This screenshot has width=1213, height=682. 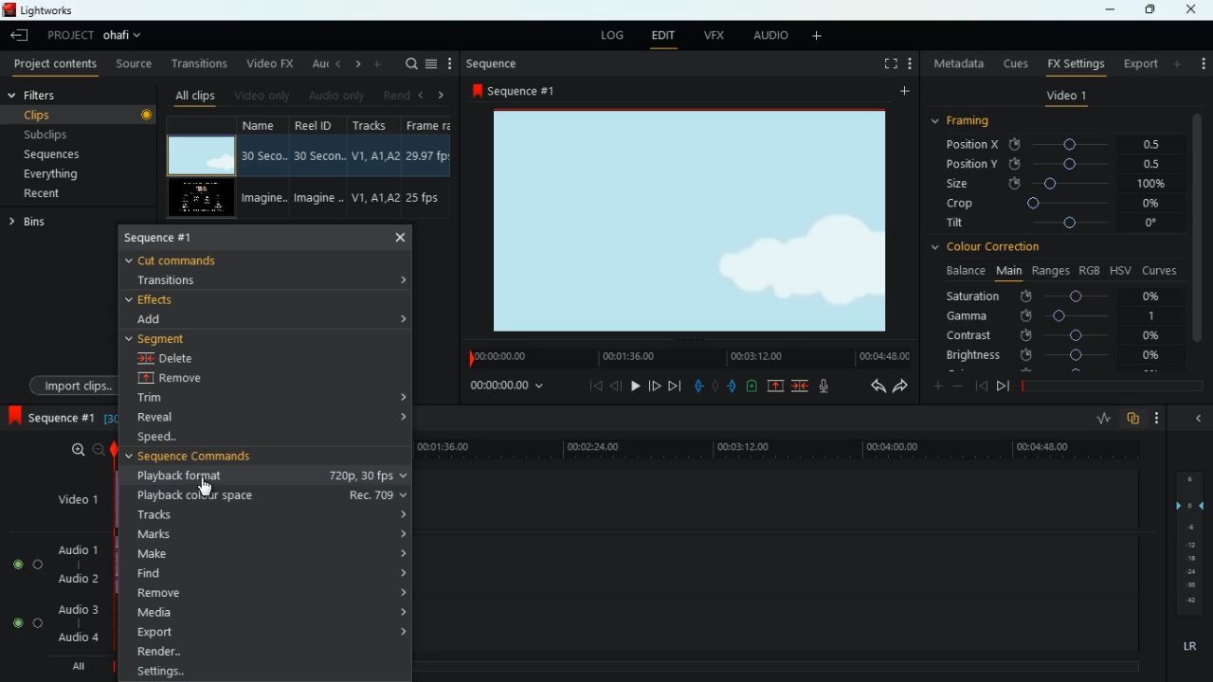 What do you see at coordinates (733, 386) in the screenshot?
I see `push` at bounding box center [733, 386].